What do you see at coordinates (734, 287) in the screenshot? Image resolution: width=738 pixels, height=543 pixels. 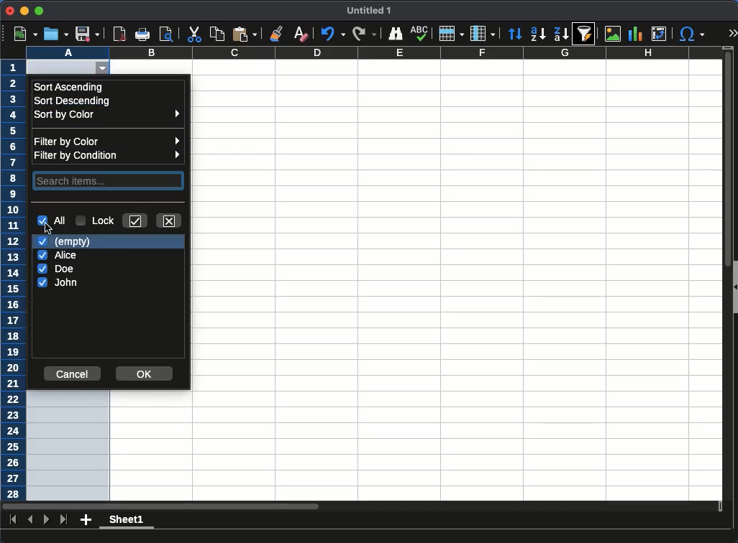 I see `collapse` at bounding box center [734, 287].